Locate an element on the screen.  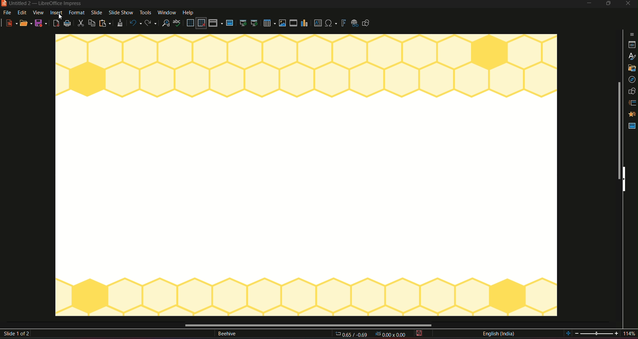
cursor location: 0.65/-0.69 is located at coordinates (353, 334).